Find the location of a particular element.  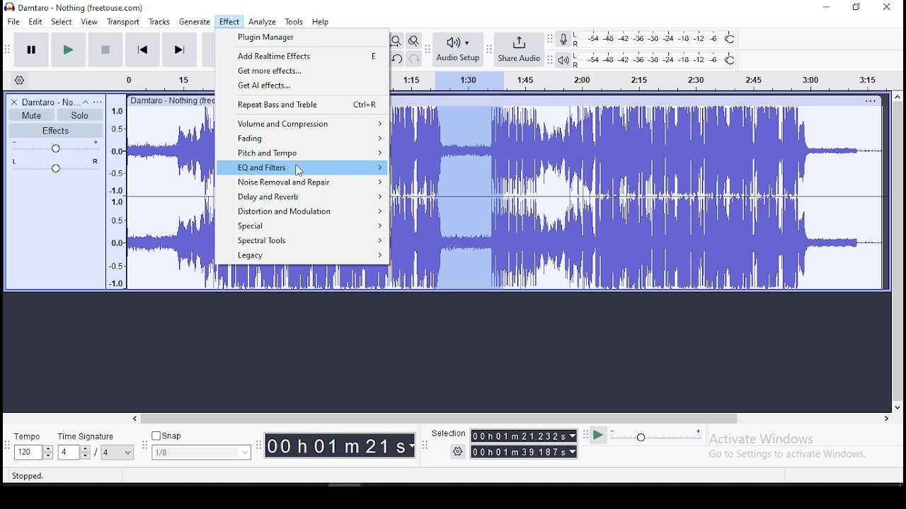

pan is located at coordinates (56, 165).